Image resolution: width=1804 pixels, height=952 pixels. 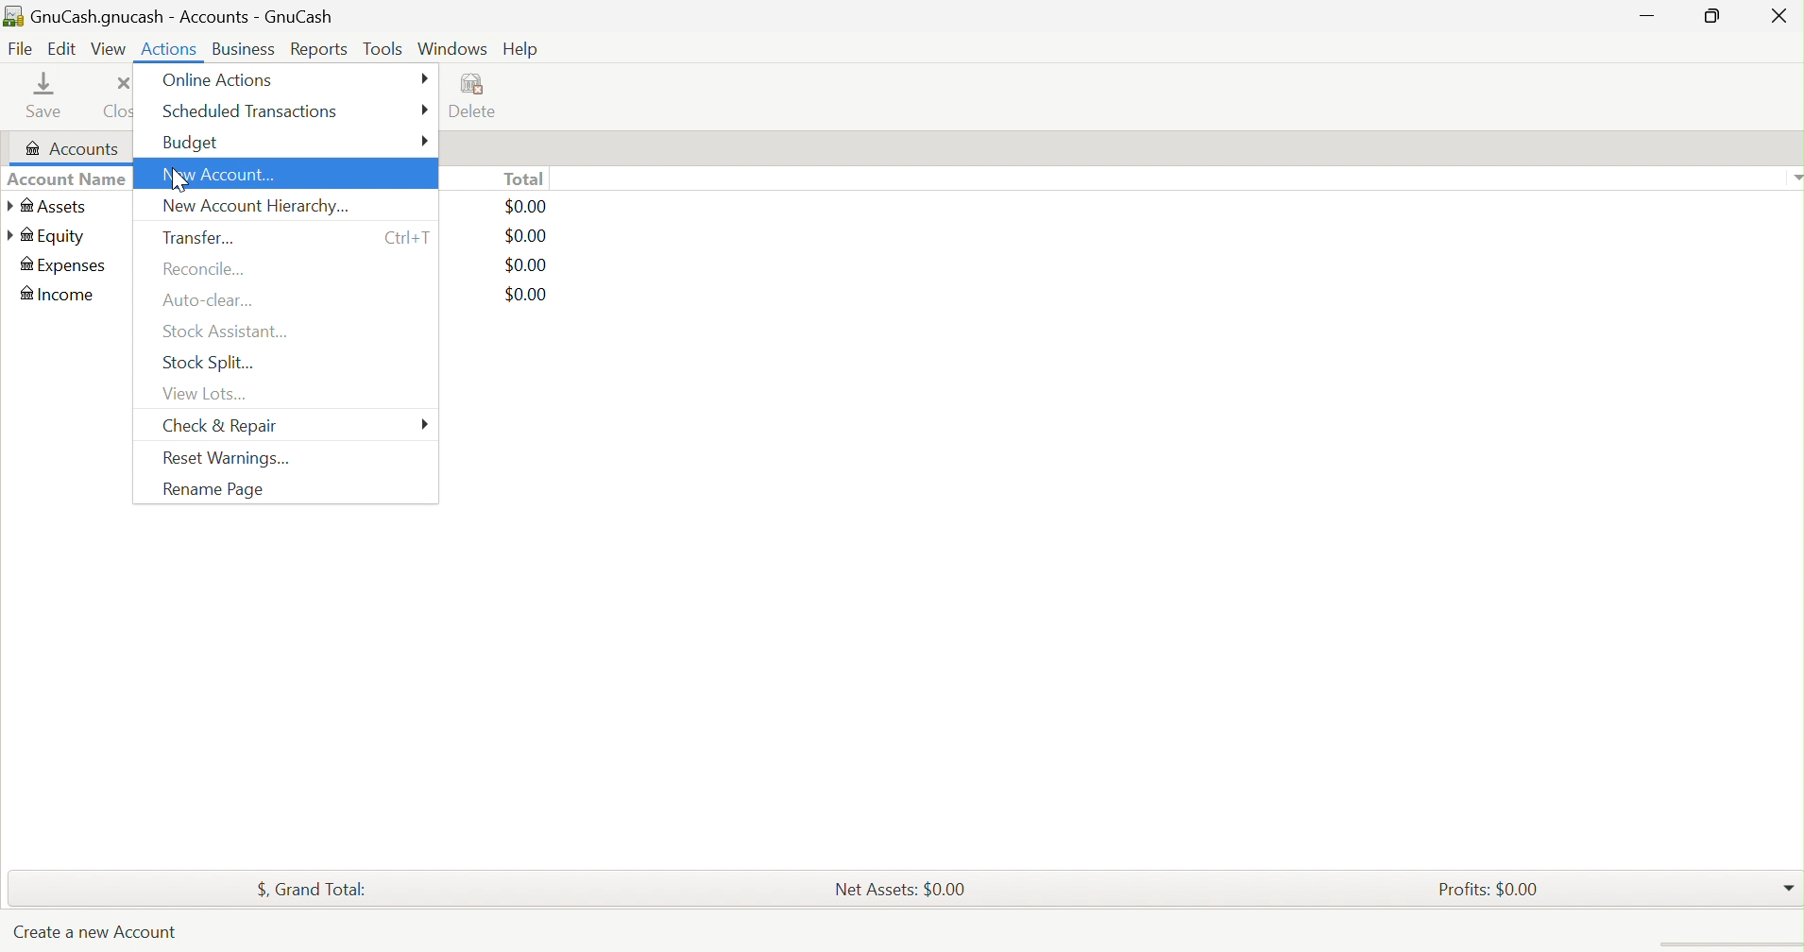 What do you see at coordinates (18, 49) in the screenshot?
I see `File` at bounding box center [18, 49].